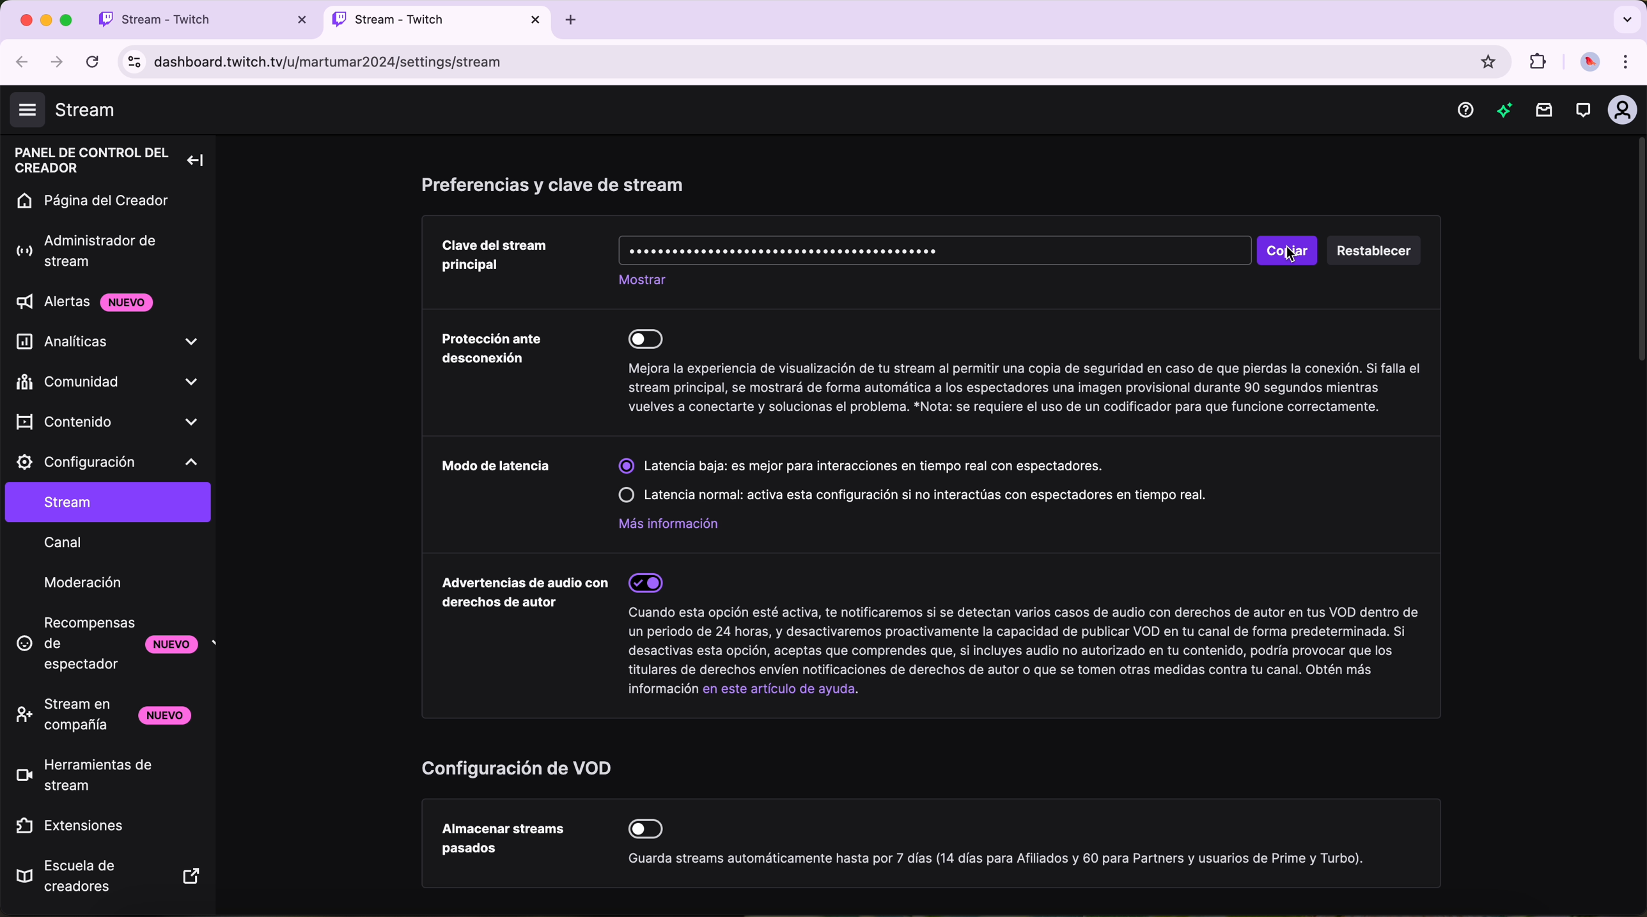 Image resolution: width=1647 pixels, height=917 pixels. I want to click on help, so click(1462, 111).